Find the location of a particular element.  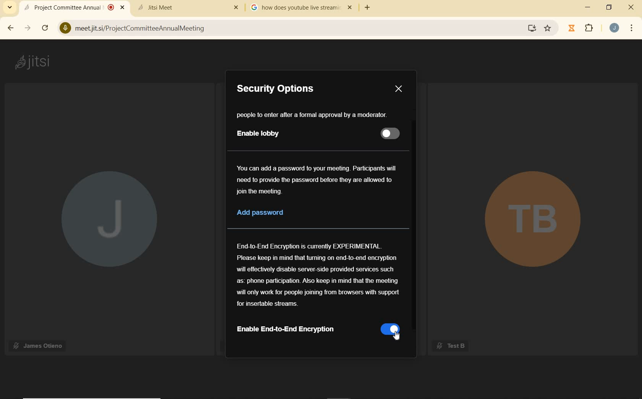

Jibble is located at coordinates (572, 29).